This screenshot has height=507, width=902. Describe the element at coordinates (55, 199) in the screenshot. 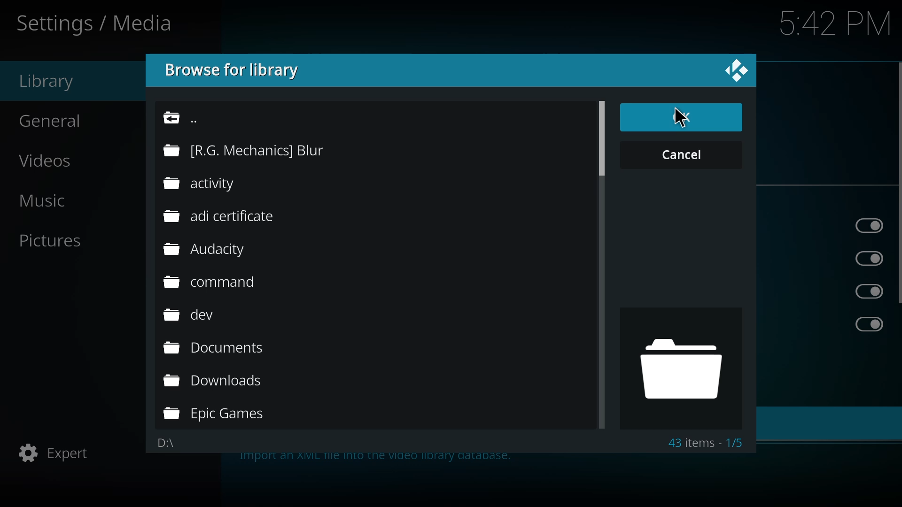

I see `music` at that location.